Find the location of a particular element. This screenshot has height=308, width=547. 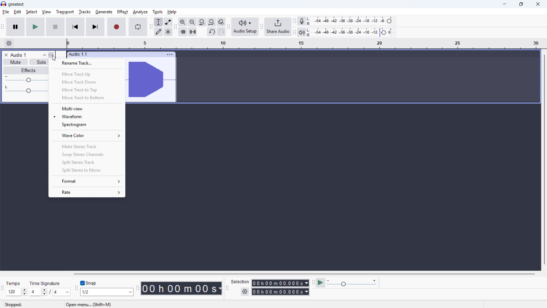

playback meter toolbar is located at coordinates (294, 33).